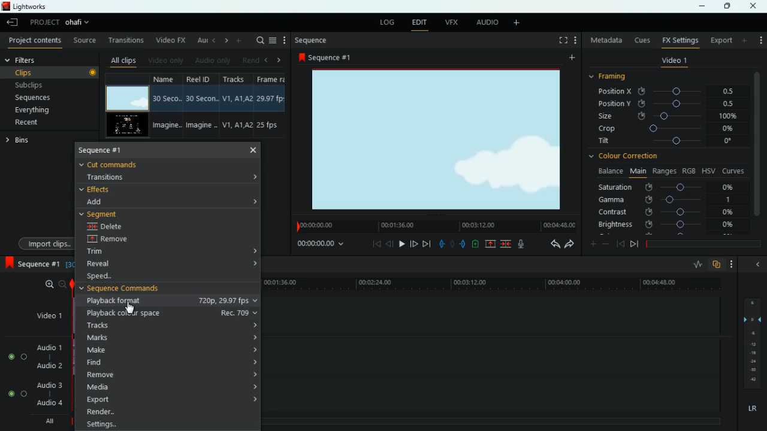  I want to click on hold, so click(452, 244).